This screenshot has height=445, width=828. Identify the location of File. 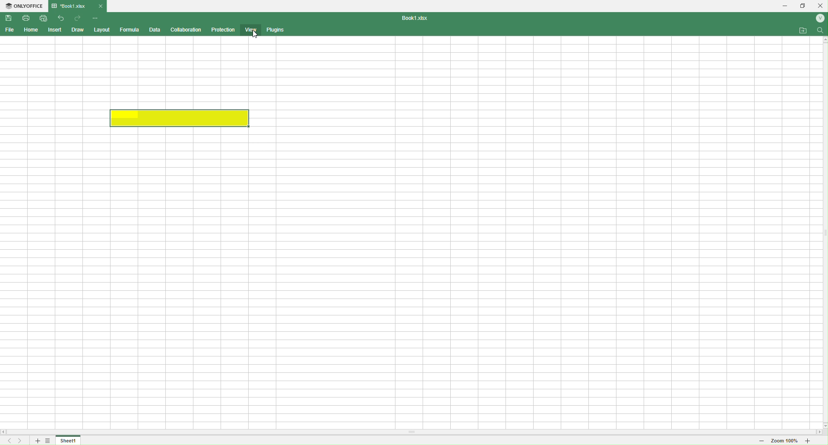
(10, 29).